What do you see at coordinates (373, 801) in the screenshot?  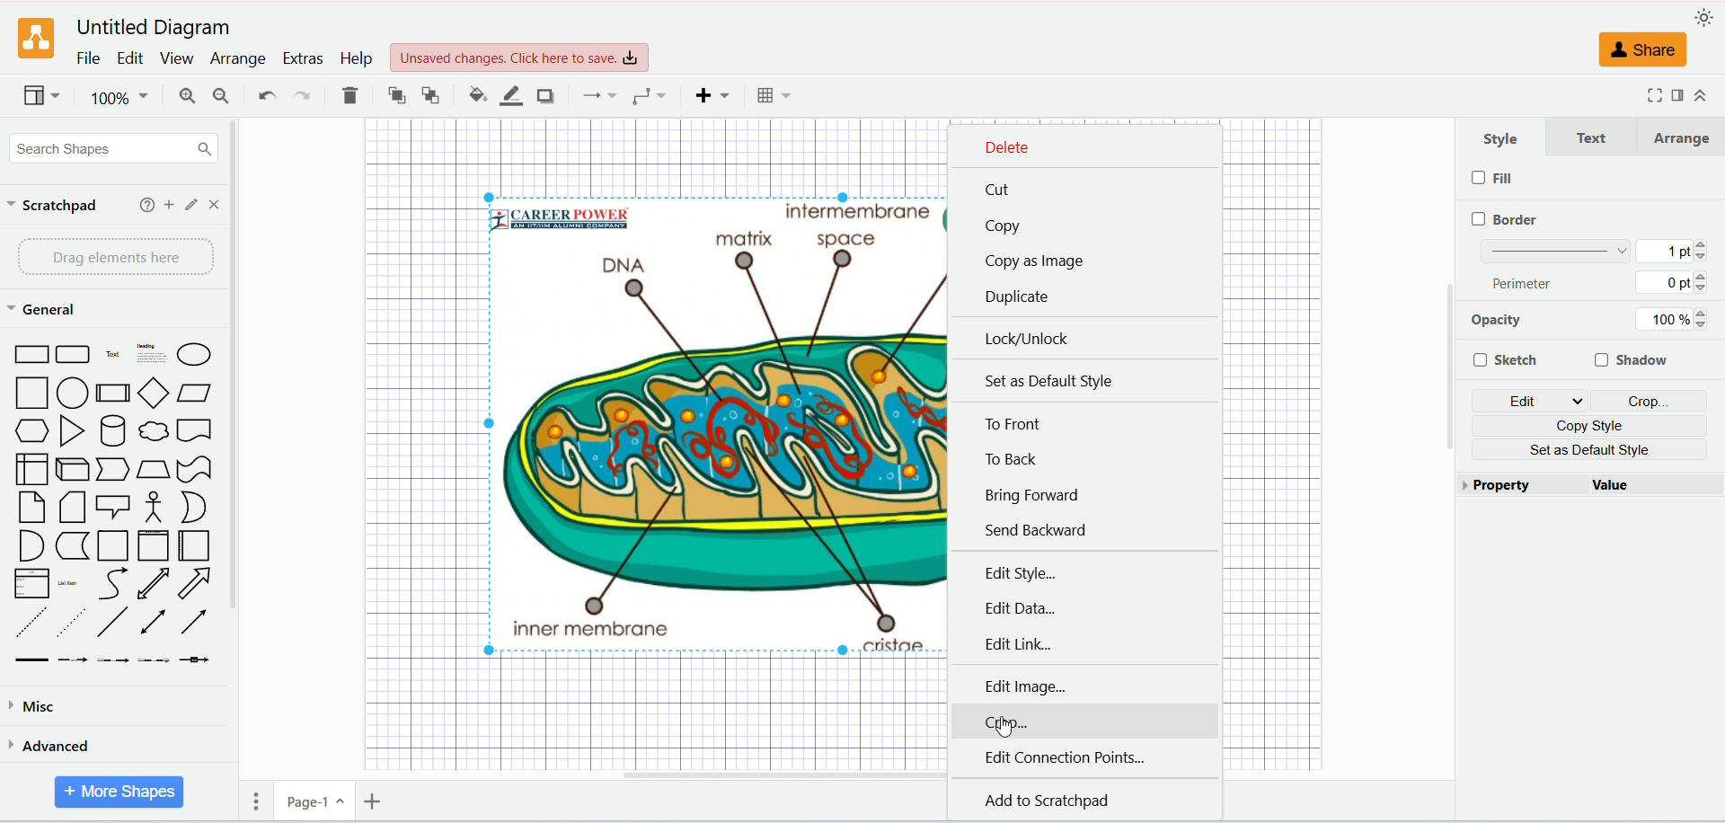 I see `insert page` at bounding box center [373, 801].